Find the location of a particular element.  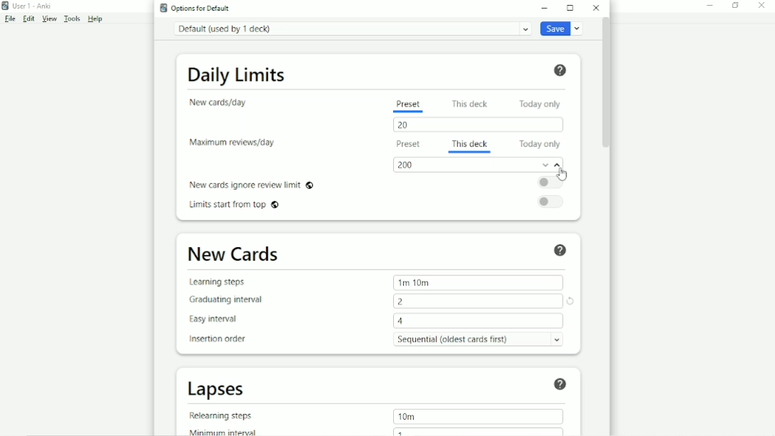

Preset is located at coordinates (407, 104).